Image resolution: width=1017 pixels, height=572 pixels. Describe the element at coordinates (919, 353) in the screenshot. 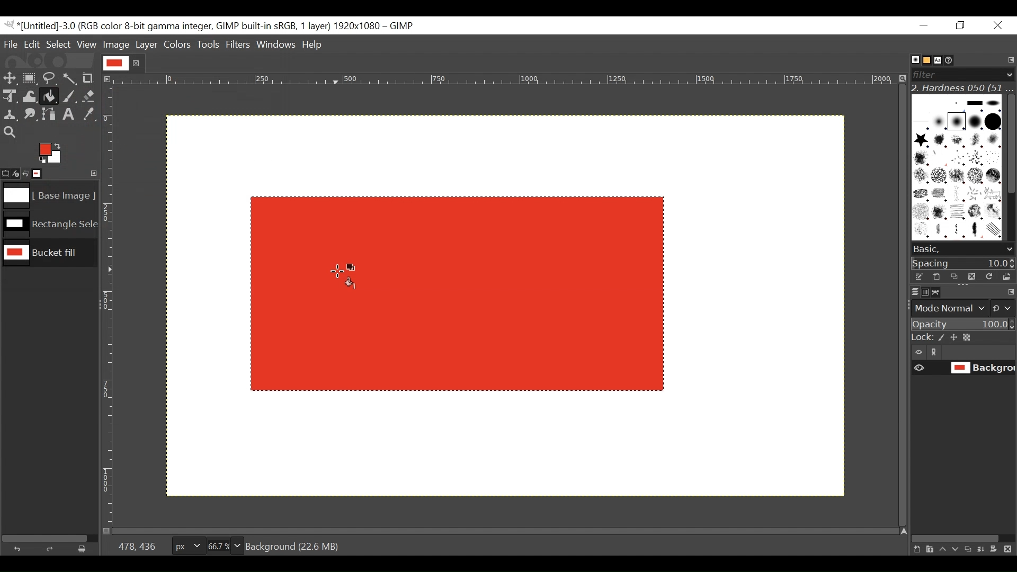

I see `Item visibility` at that location.